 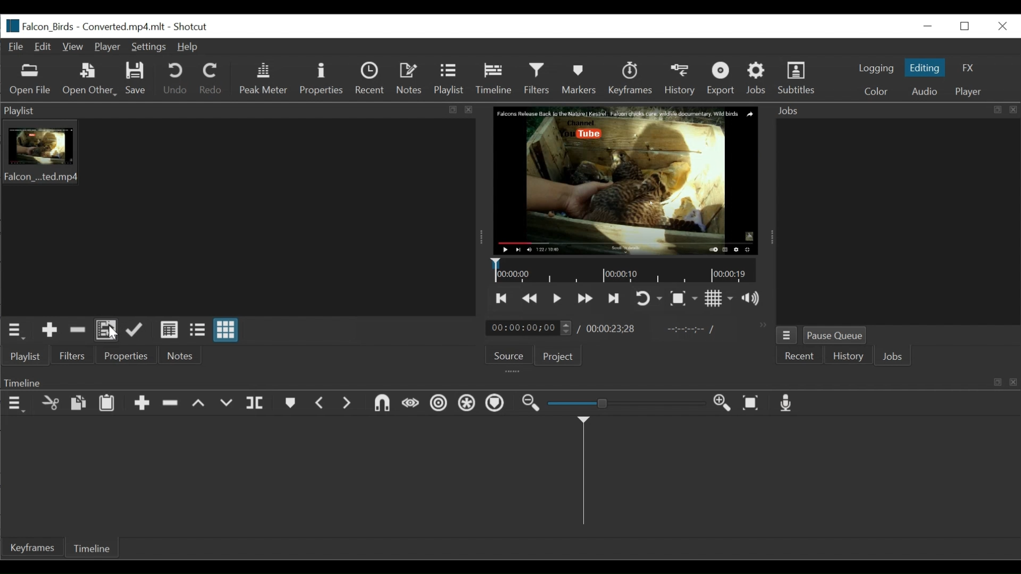 I want to click on Play quickly backward, so click(x=531, y=299).